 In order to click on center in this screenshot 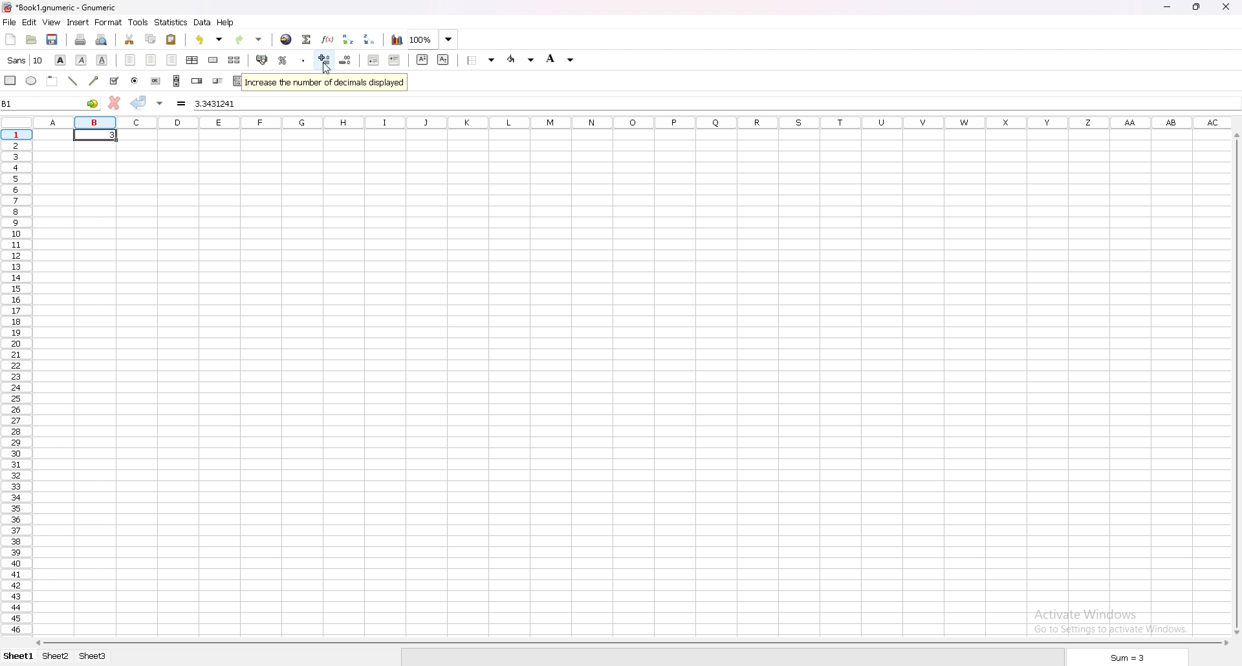, I will do `click(151, 59)`.